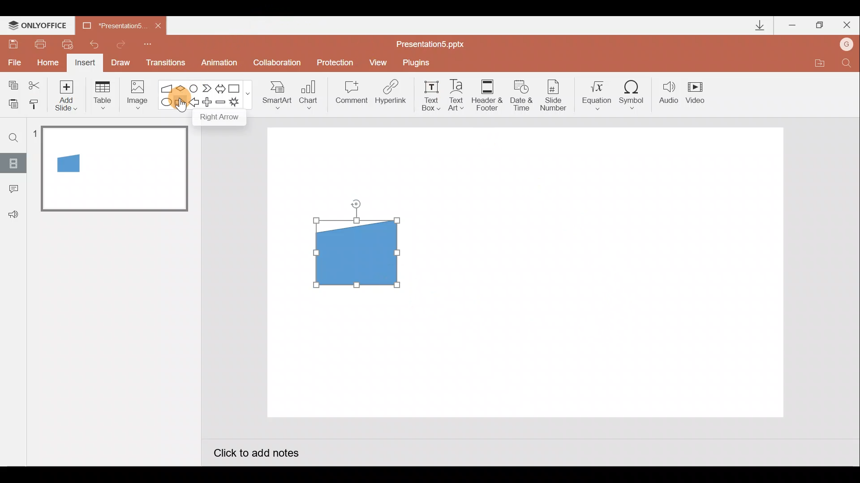 The image size is (860, 483). What do you see at coordinates (14, 214) in the screenshot?
I see `Feedback & support` at bounding box center [14, 214].